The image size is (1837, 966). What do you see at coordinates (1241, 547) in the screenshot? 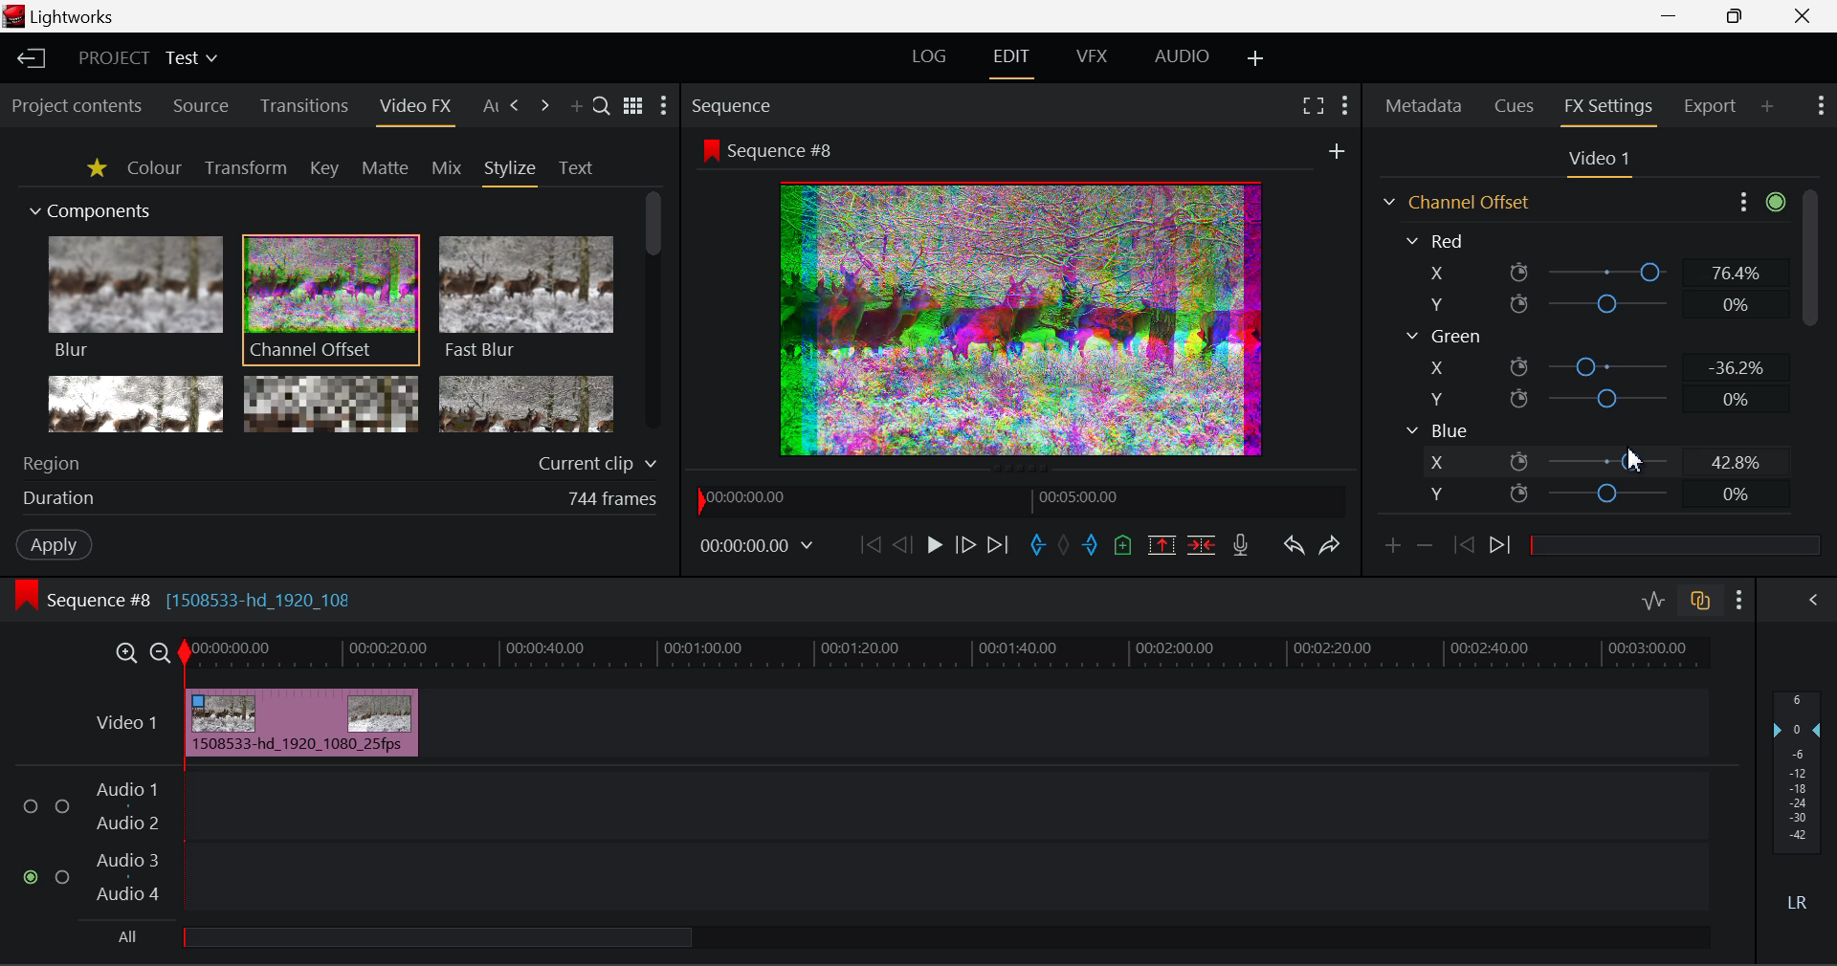
I see `Record Voiceover` at bounding box center [1241, 547].